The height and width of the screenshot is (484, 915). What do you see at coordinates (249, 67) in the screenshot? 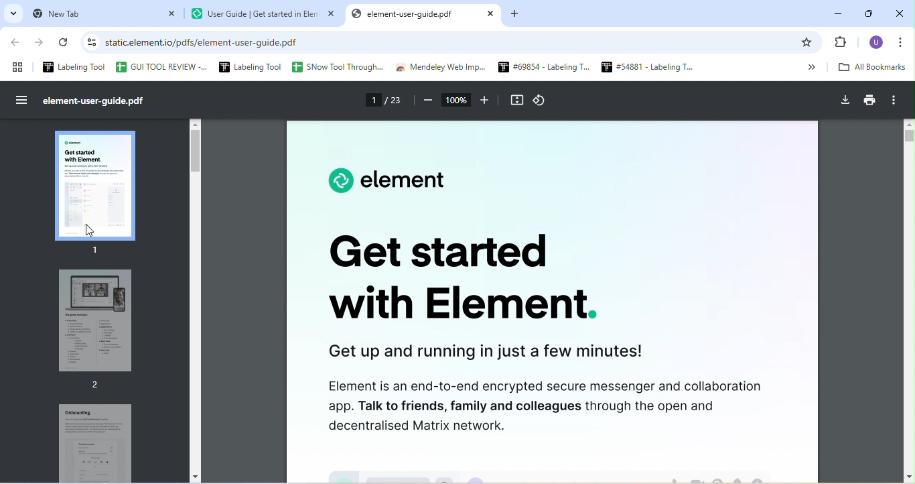
I see `Labeling Tool` at bounding box center [249, 67].